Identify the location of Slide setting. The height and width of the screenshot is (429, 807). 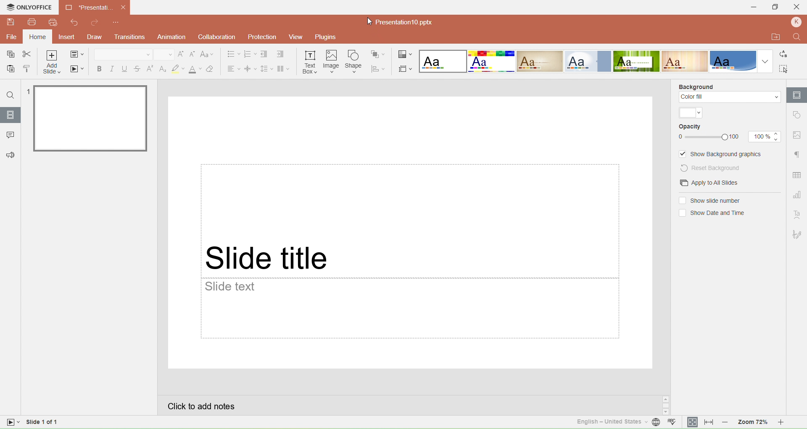
(796, 95).